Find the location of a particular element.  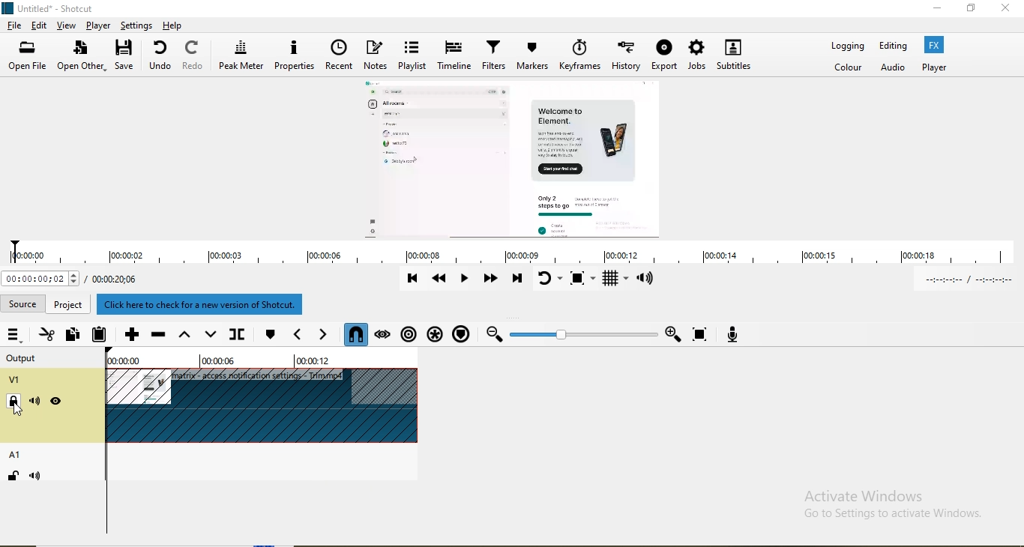

Hide is located at coordinates (58, 402).